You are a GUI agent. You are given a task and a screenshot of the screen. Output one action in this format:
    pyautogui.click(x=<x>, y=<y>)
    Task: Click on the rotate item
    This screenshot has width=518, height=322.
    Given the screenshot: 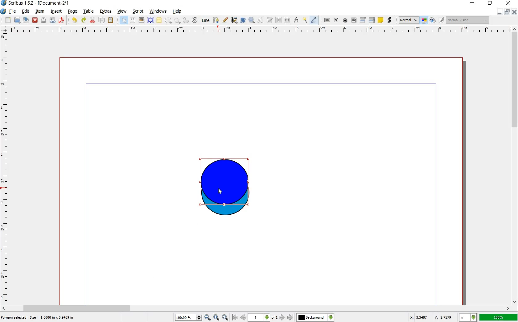 What is the action you would take?
    pyautogui.click(x=243, y=20)
    